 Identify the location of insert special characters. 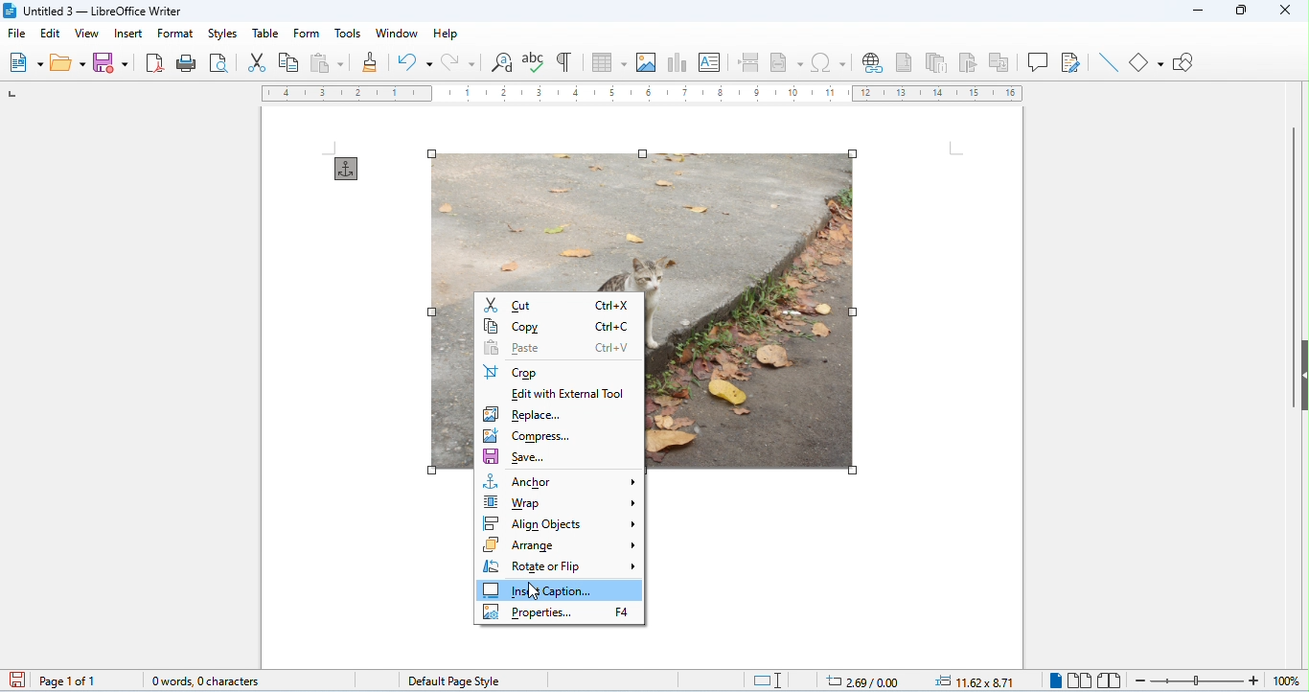
(830, 62).